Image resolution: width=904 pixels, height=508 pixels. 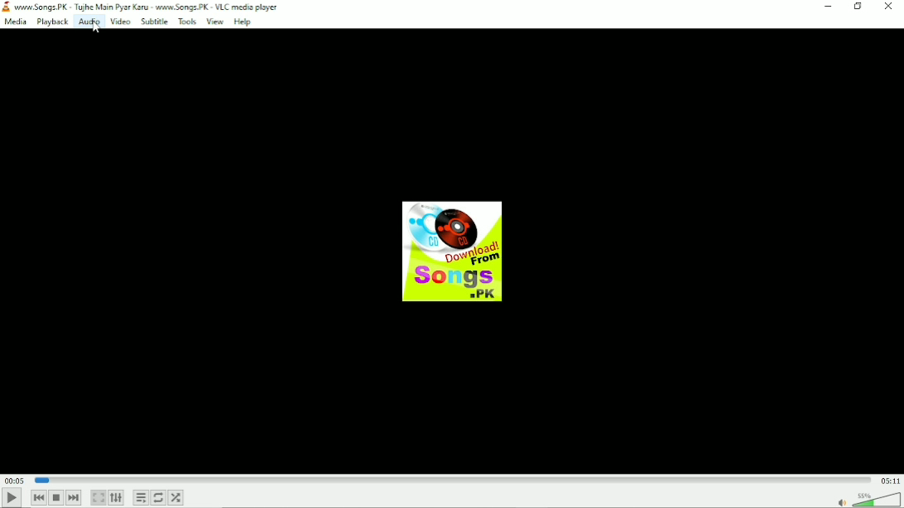 I want to click on Stop playback, so click(x=55, y=497).